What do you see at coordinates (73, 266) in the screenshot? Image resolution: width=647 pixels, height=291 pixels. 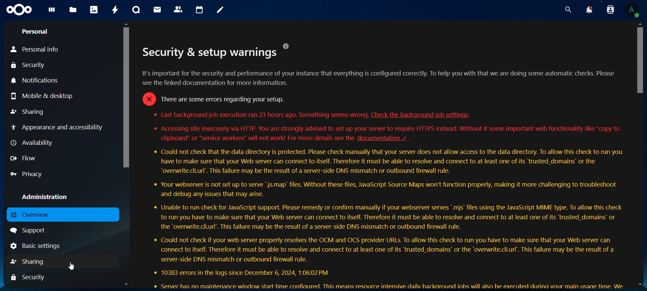 I see `Cursor` at bounding box center [73, 266].